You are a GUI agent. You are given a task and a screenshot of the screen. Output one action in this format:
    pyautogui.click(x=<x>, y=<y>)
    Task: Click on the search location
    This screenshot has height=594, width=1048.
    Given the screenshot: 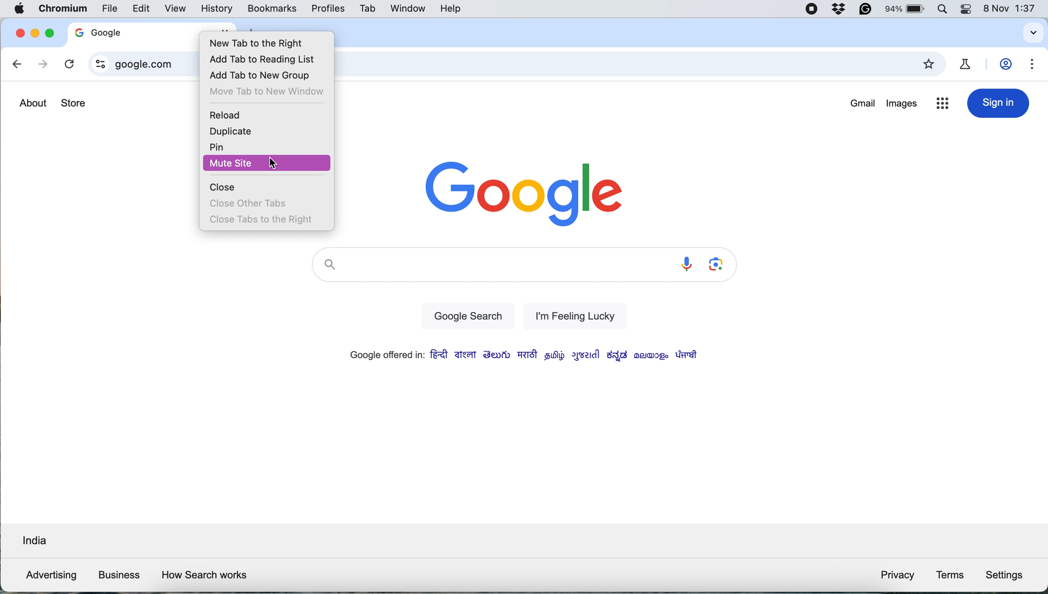 What is the action you would take?
    pyautogui.click(x=33, y=542)
    